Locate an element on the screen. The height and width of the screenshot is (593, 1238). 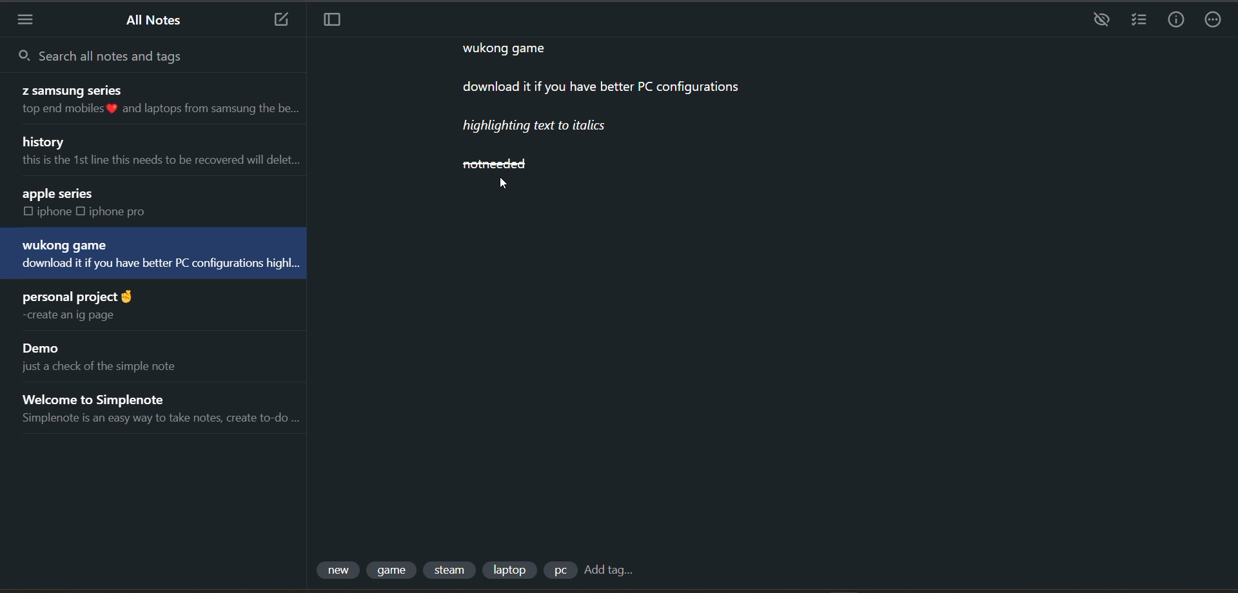
toggle focus mode is located at coordinates (335, 23).